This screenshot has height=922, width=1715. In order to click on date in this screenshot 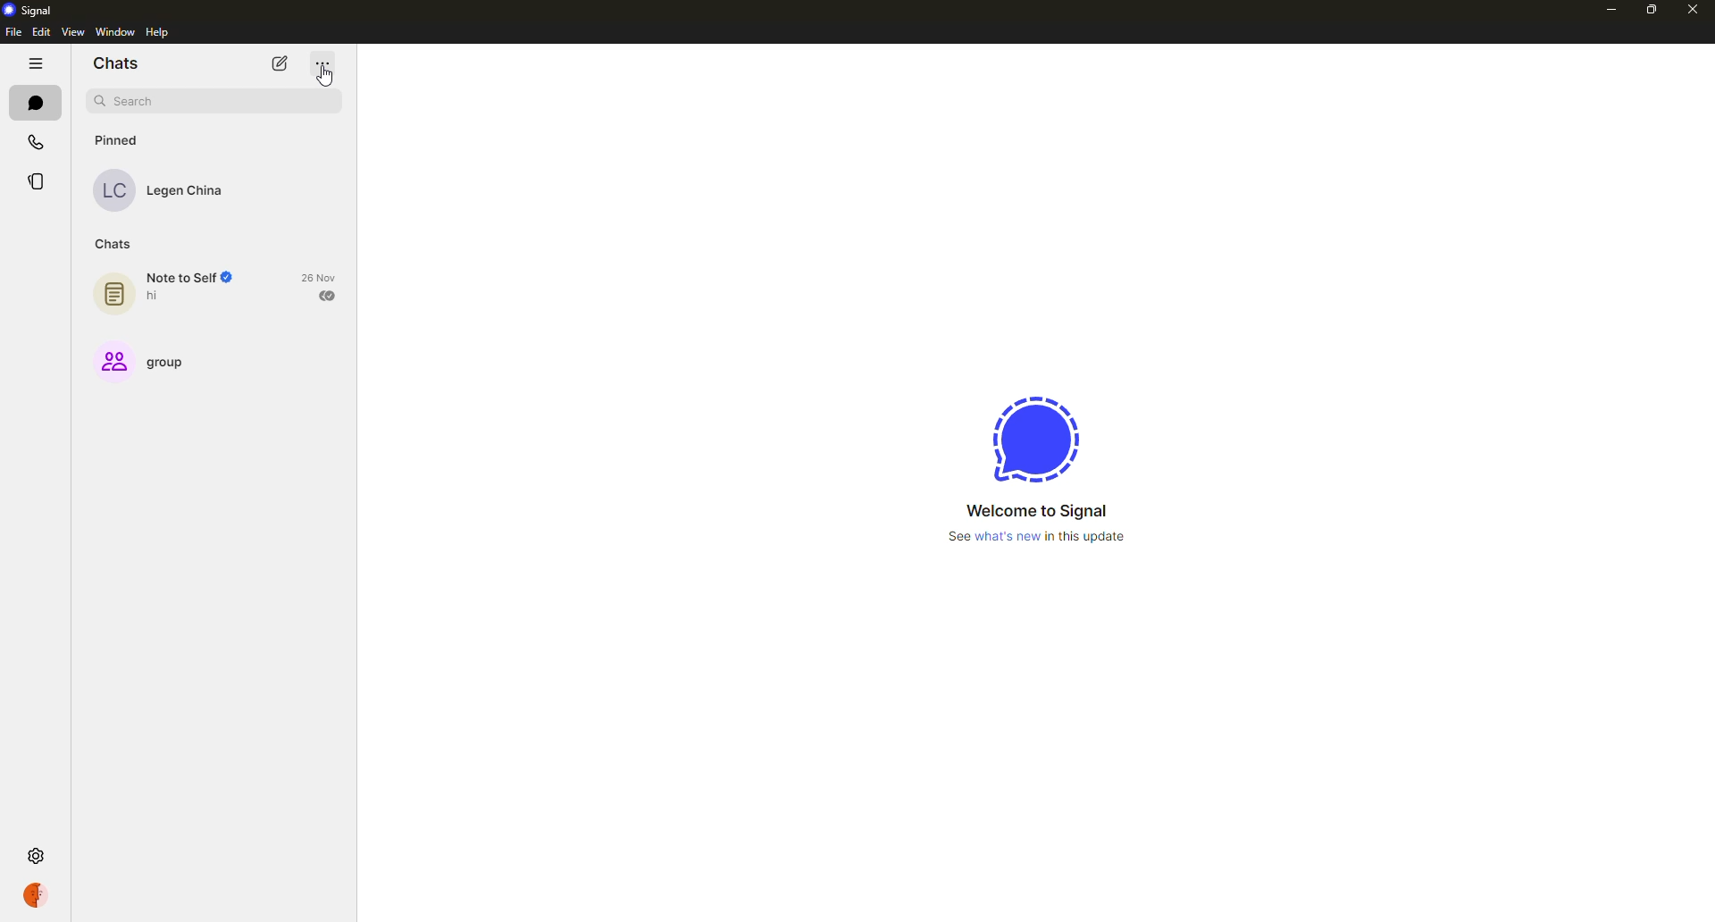, I will do `click(318, 278)`.